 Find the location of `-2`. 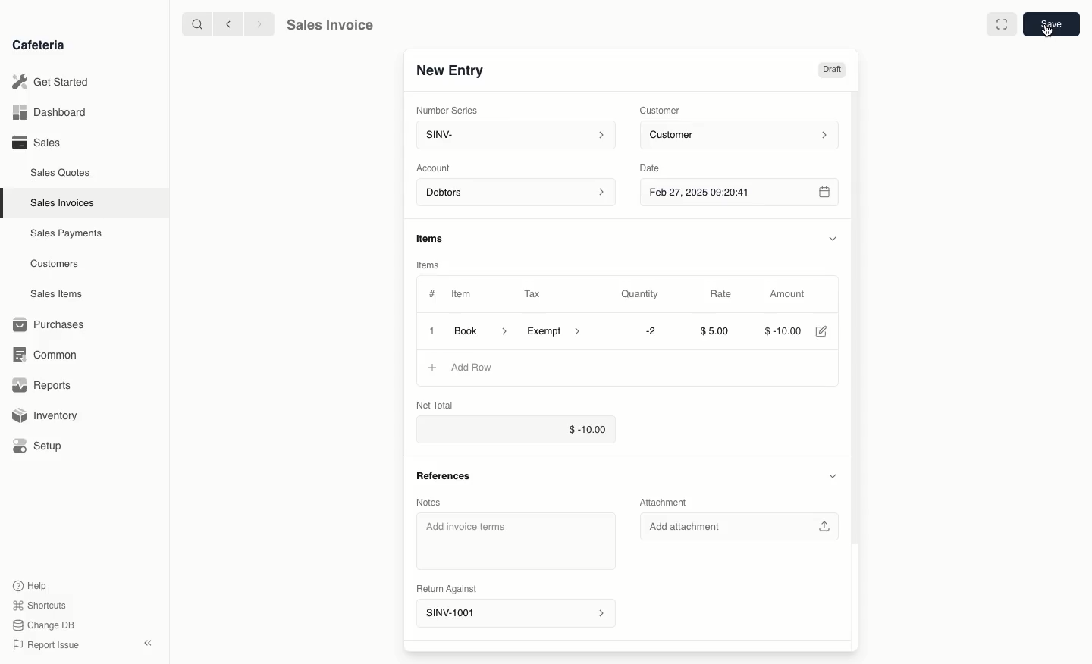

-2 is located at coordinates (650, 331).